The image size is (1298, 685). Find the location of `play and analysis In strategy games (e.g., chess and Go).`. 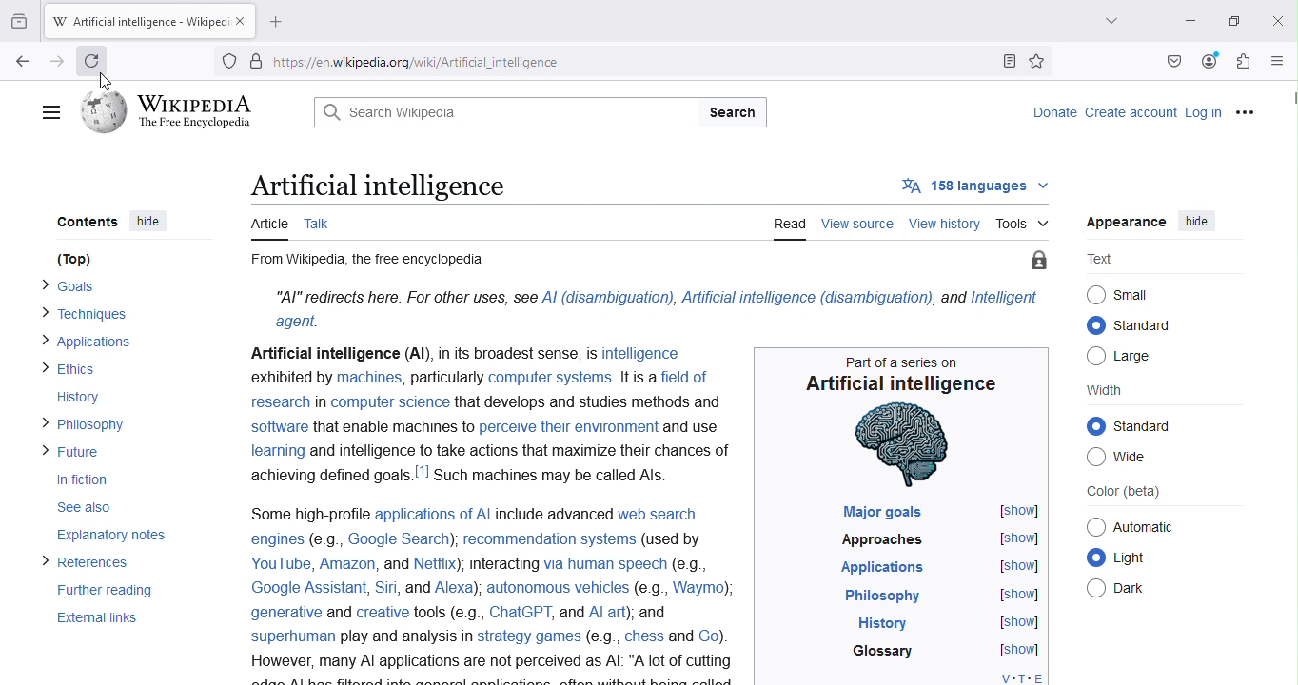

play and analysis In strategy games (e.g., chess and Go). is located at coordinates (538, 638).